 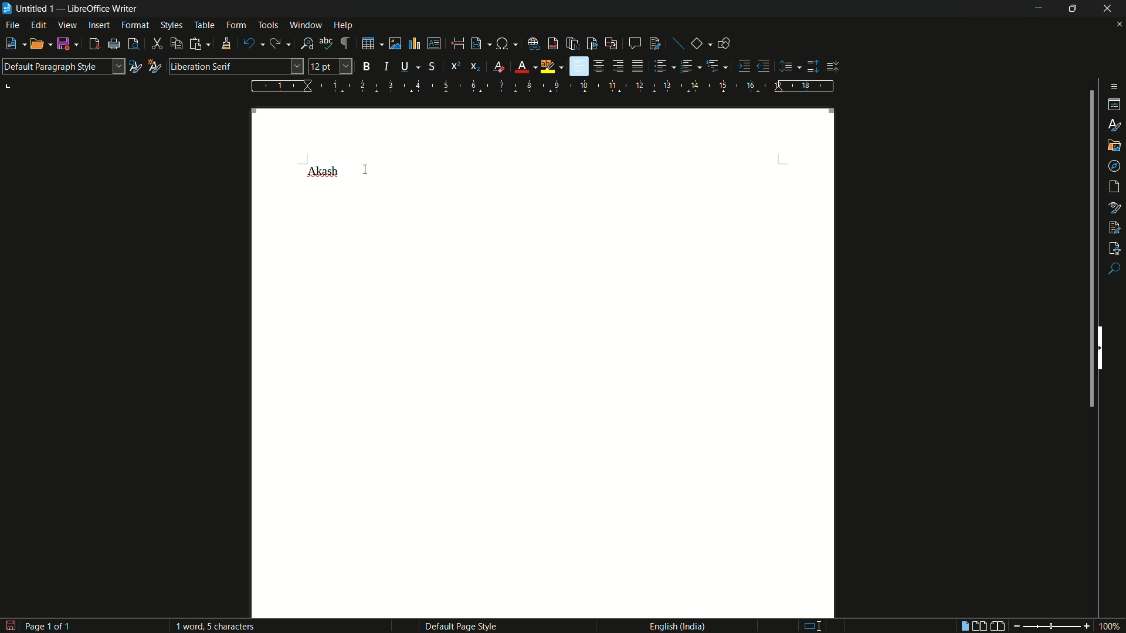 I want to click on tools menu, so click(x=268, y=25).